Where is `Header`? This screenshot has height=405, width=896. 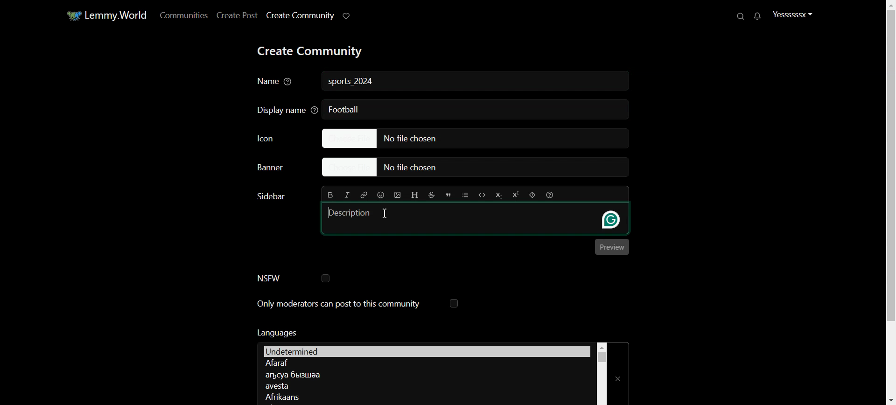
Header is located at coordinates (415, 196).